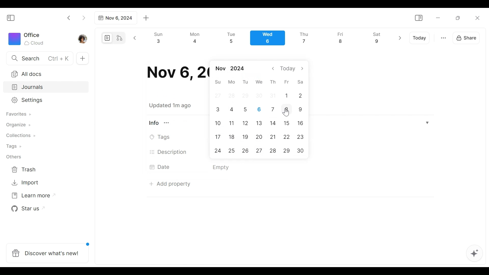 Image resolution: width=489 pixels, height=275 pixels. I want to click on Description, so click(169, 152).